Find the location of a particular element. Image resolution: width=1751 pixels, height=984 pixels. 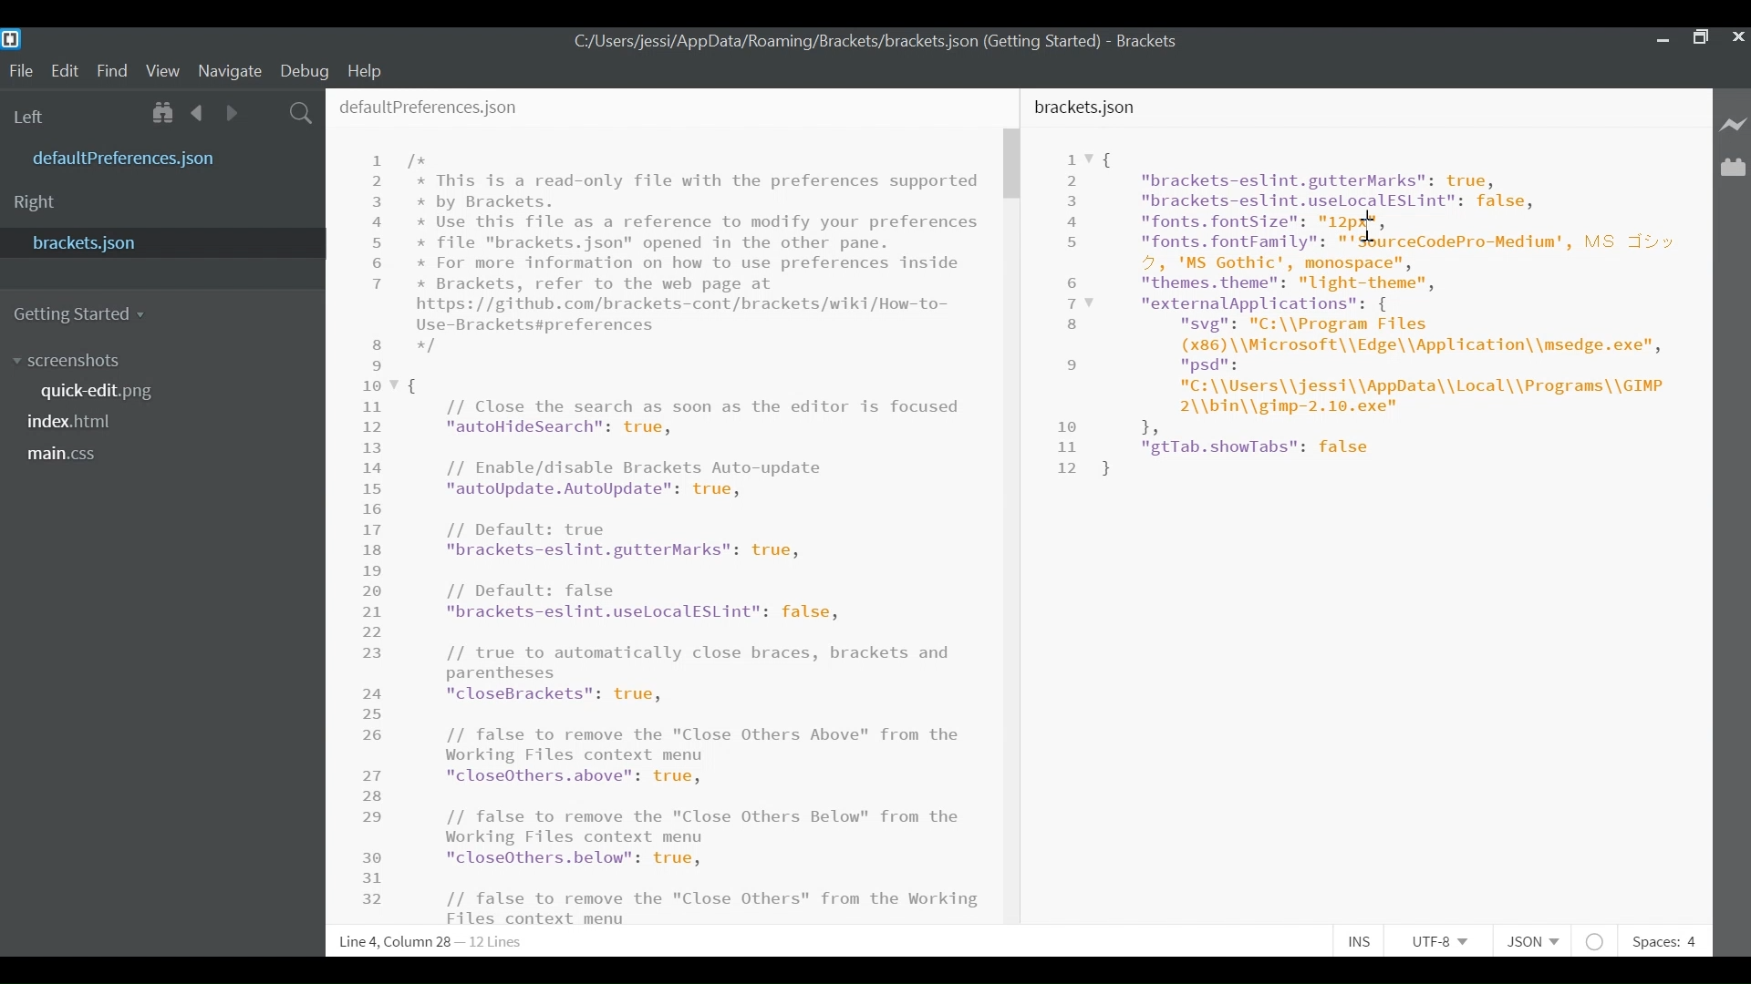

main.css is located at coordinates (68, 456).